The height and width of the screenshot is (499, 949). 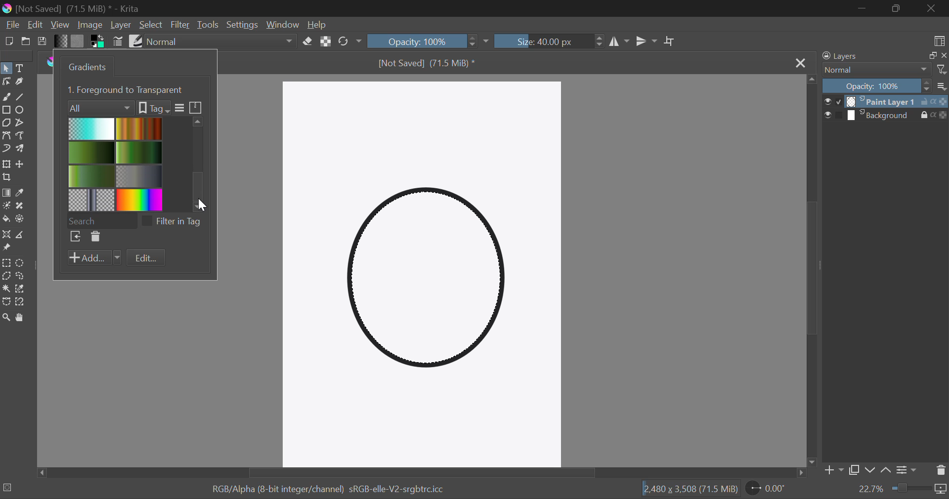 I want to click on View, so click(x=60, y=25).